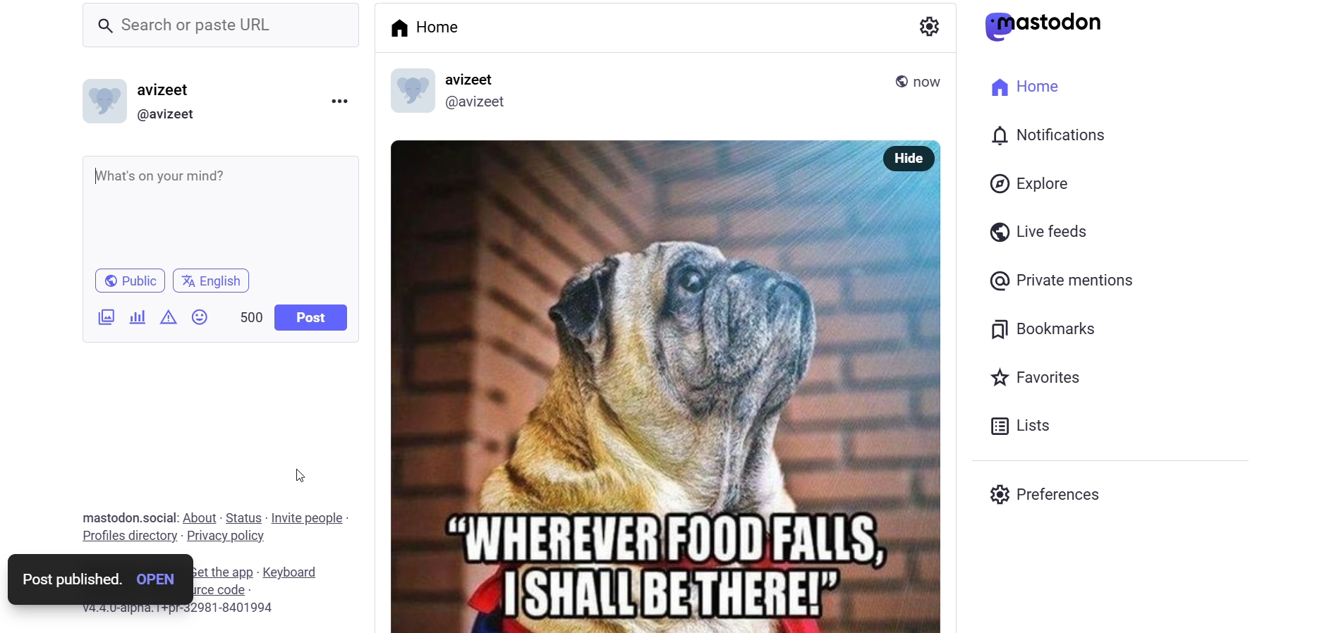  I want to click on post ublished, so click(69, 579).